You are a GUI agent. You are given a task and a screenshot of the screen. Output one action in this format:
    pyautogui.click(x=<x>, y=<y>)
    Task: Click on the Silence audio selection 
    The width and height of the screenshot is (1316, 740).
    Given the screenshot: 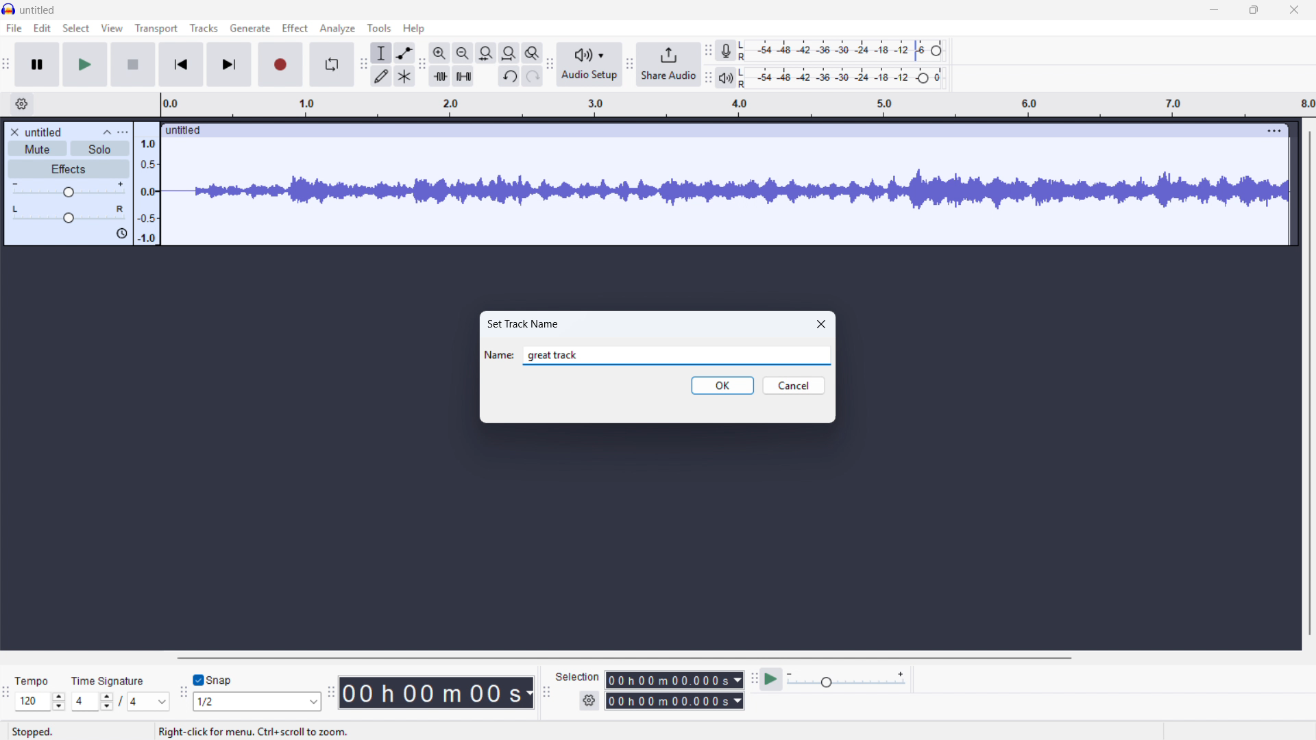 What is the action you would take?
    pyautogui.click(x=464, y=77)
    